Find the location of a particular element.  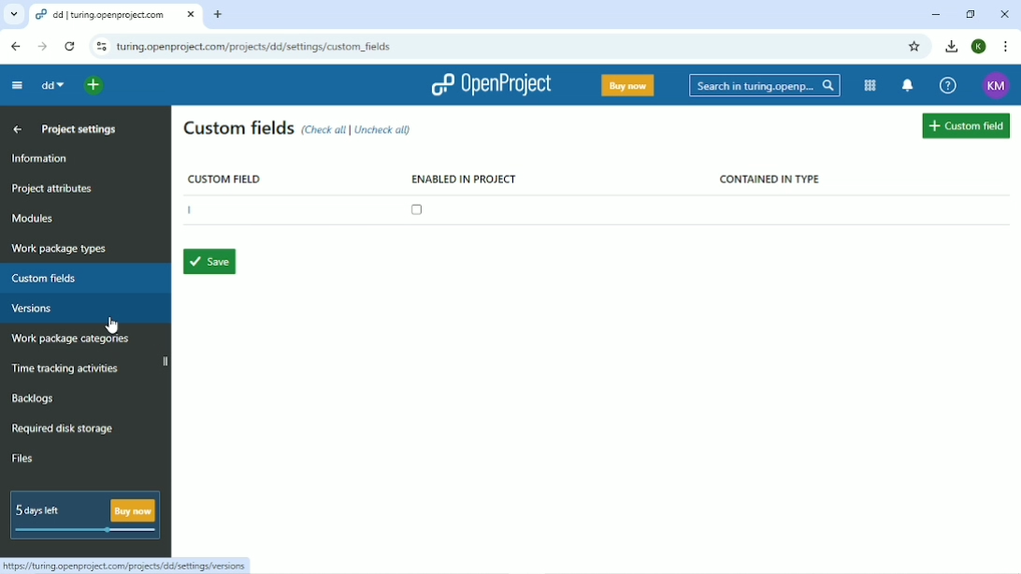

Files is located at coordinates (22, 457).